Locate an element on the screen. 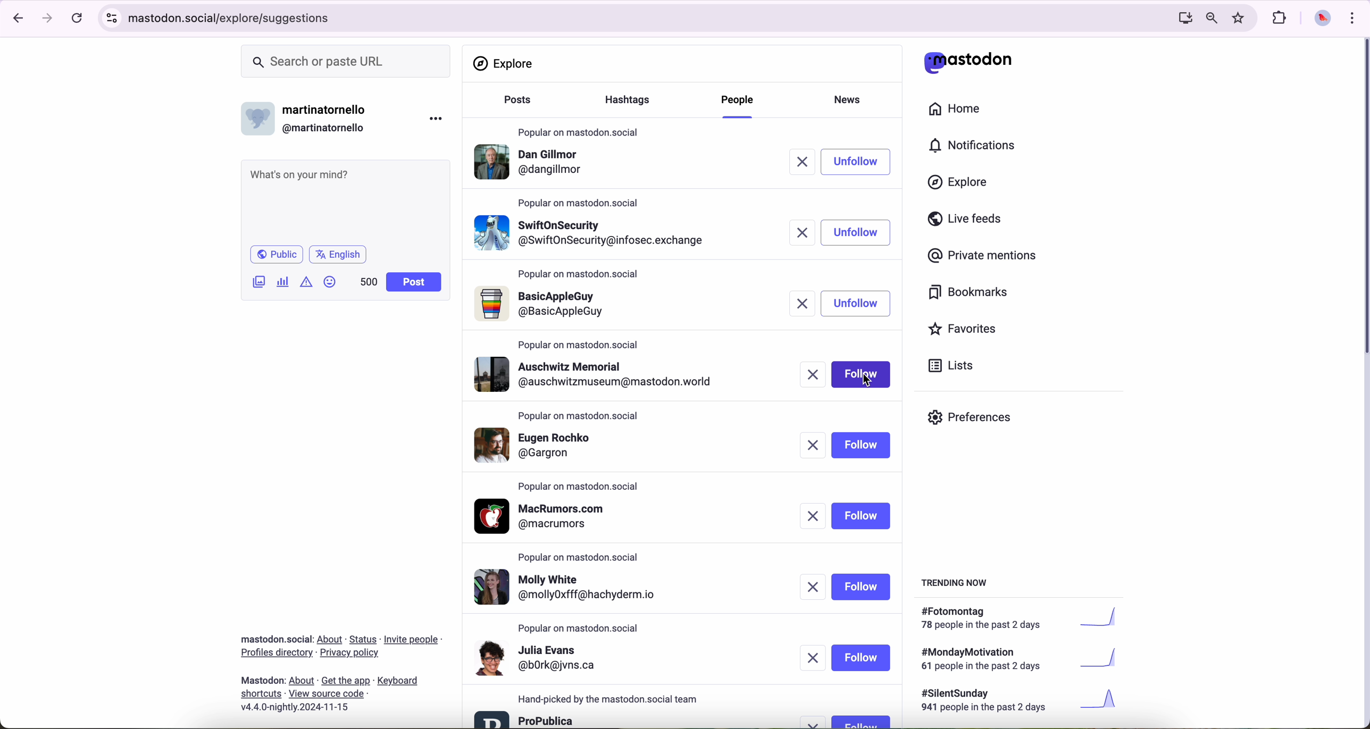 The width and height of the screenshot is (1370, 729). profile picture is located at coordinates (1319, 19).